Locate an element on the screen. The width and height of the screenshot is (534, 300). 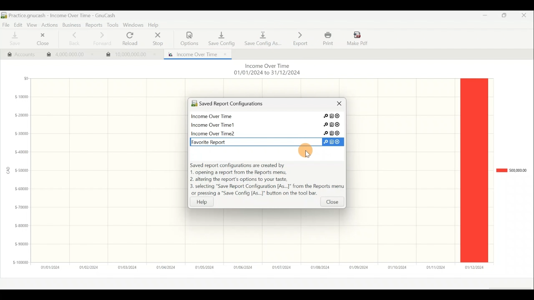
Export is located at coordinates (300, 38).